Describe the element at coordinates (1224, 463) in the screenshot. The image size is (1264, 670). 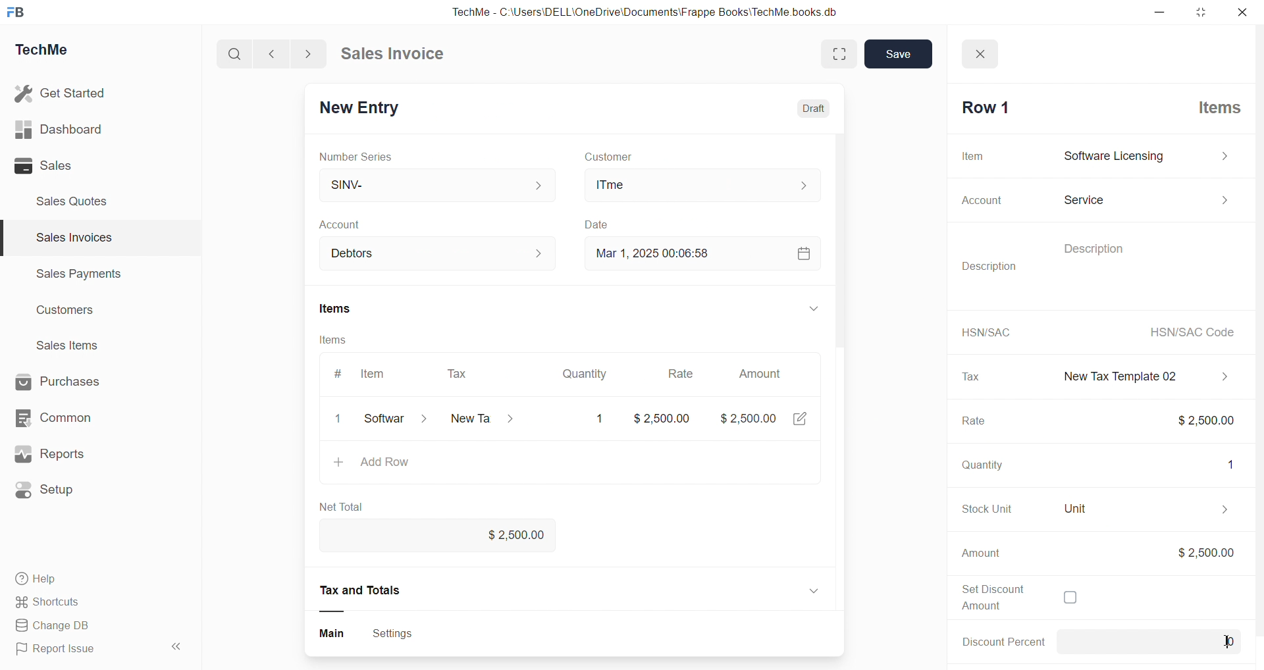
I see `1` at that location.